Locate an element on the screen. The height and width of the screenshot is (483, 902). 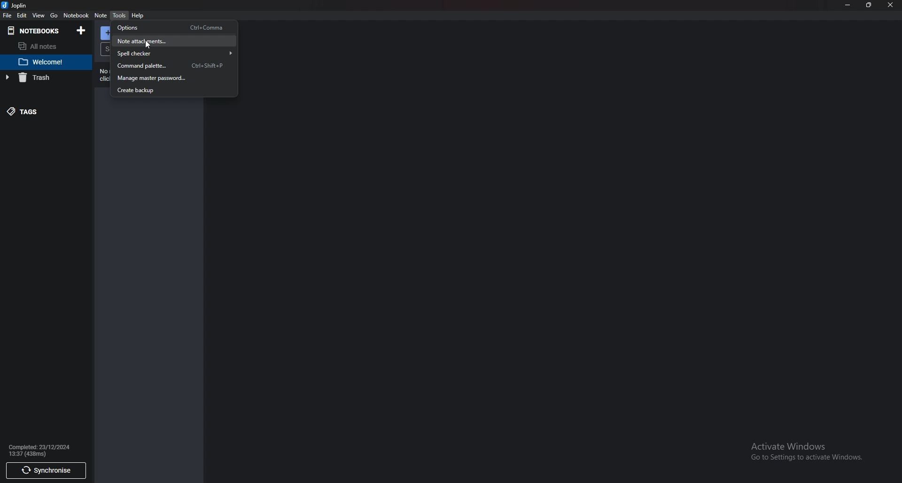
View is located at coordinates (39, 16).